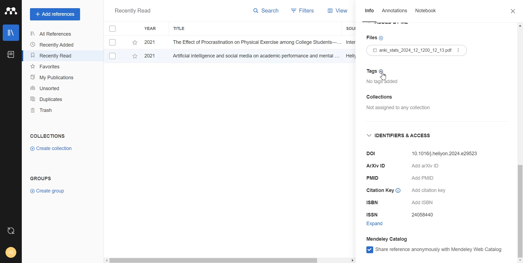 This screenshot has height=263, width=523. What do you see at coordinates (11, 11) in the screenshot?
I see `Logo` at bounding box center [11, 11].